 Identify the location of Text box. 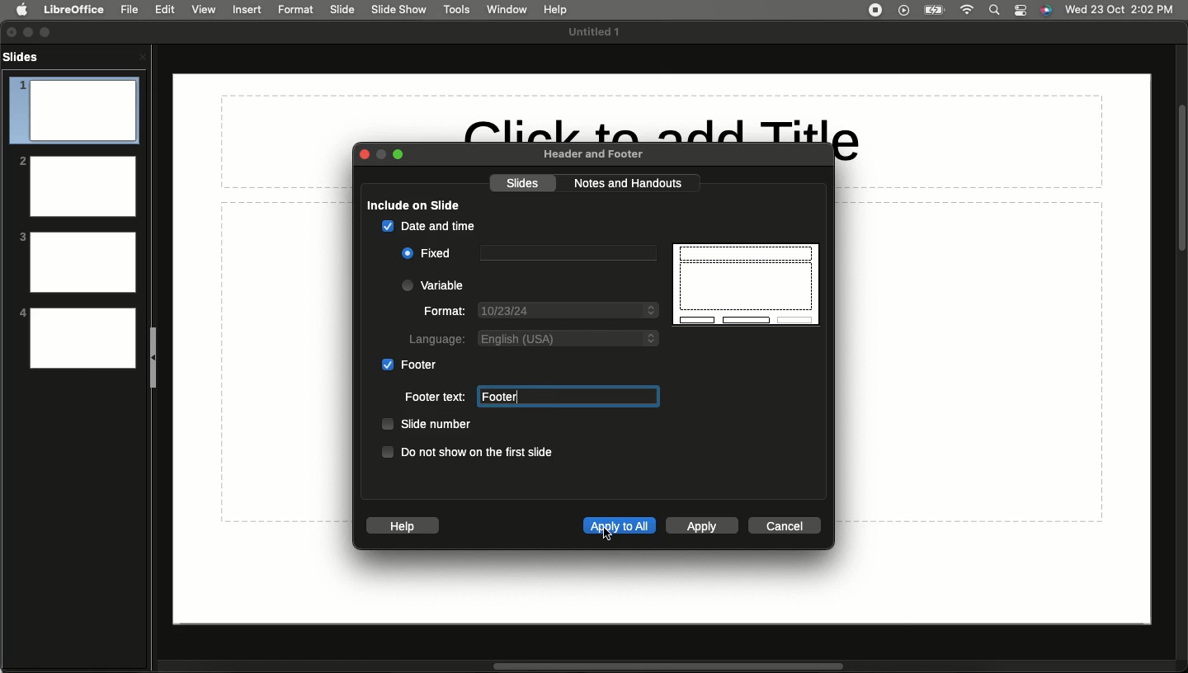
(565, 396).